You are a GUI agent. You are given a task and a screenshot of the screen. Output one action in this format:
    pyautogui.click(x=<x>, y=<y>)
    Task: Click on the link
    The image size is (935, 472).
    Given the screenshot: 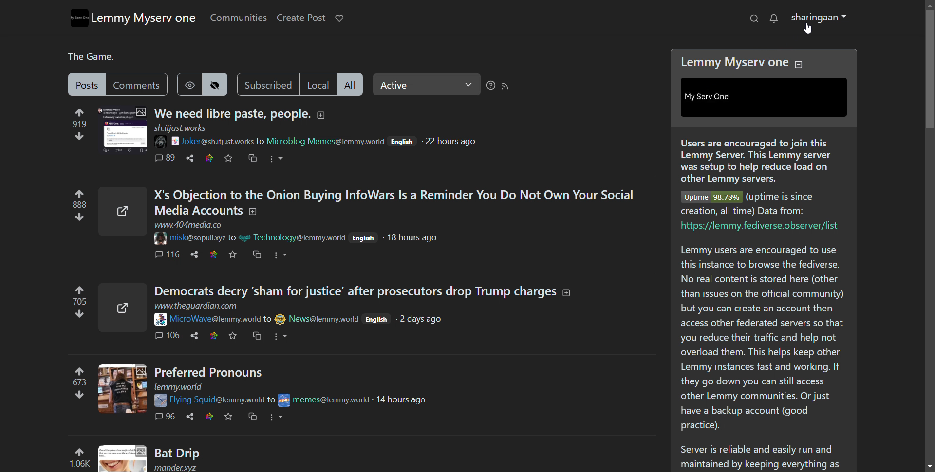 What is the action you would take?
    pyautogui.click(x=209, y=159)
    